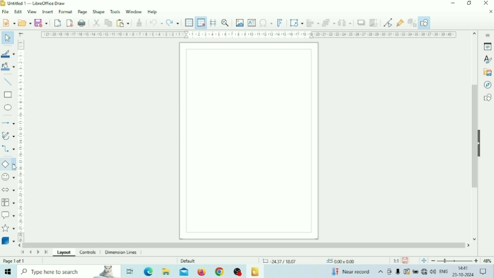 This screenshot has height=278, width=494. I want to click on Restore Down, so click(469, 3).